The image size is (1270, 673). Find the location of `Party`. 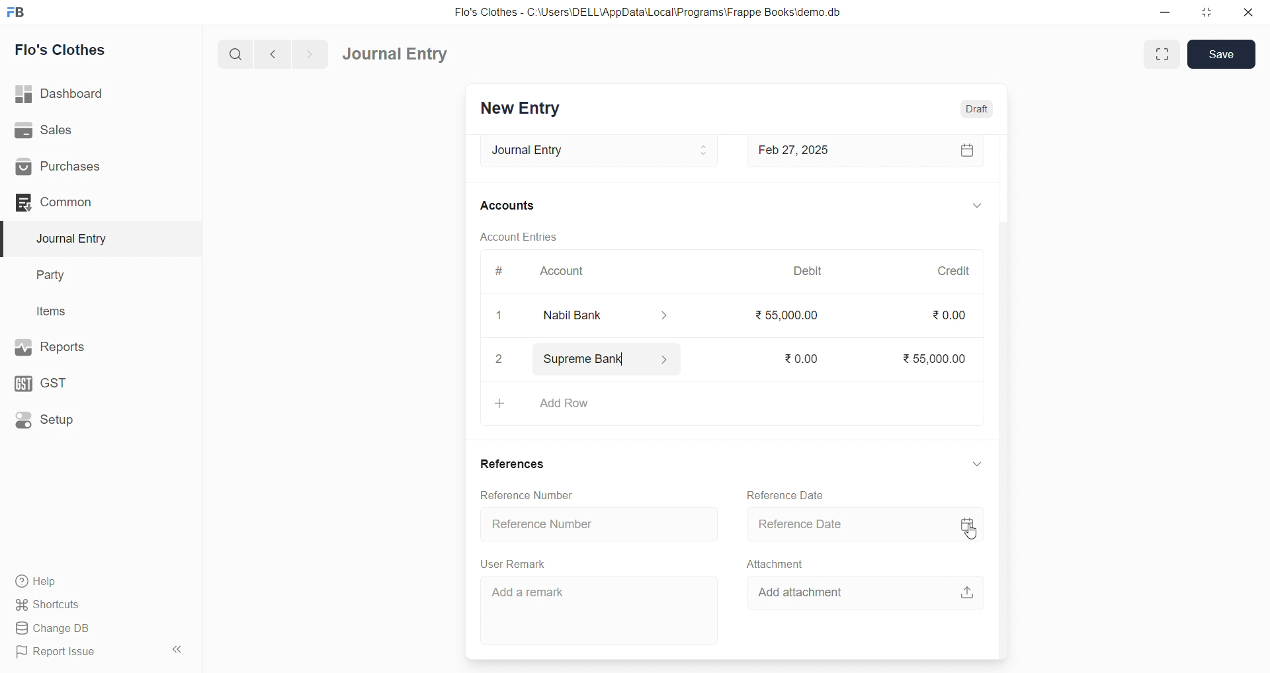

Party is located at coordinates (59, 274).